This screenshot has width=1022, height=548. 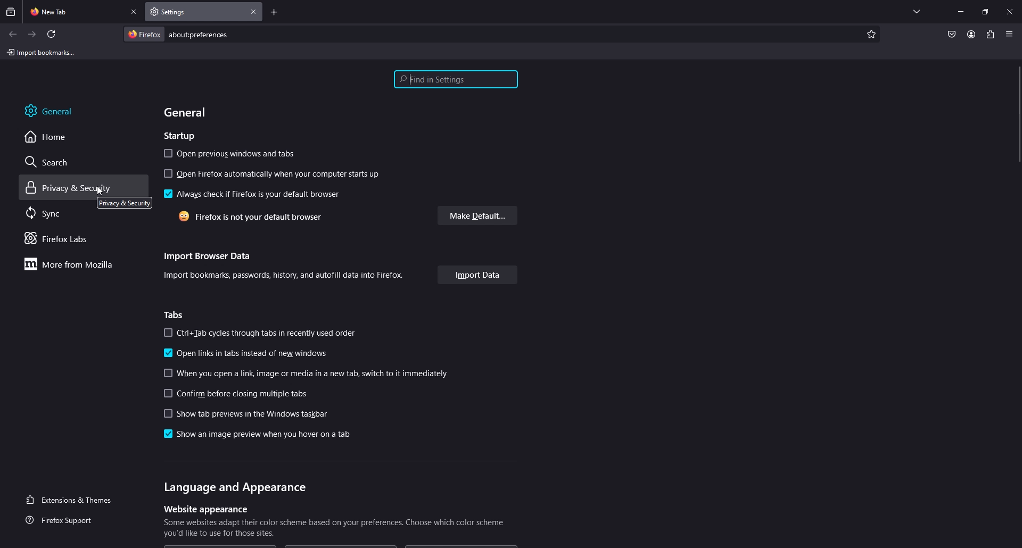 I want to click on open firefox automatically, so click(x=274, y=174).